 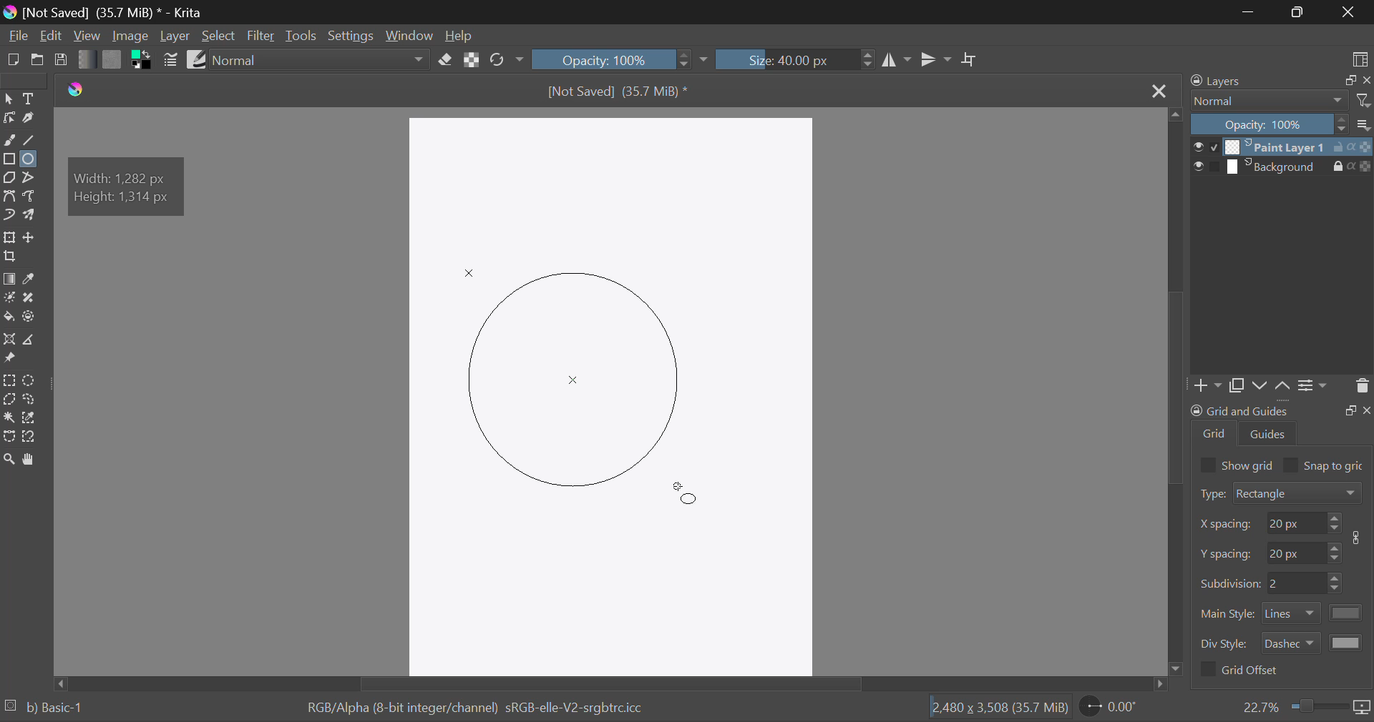 I want to click on Gradient Fill, so click(x=10, y=279).